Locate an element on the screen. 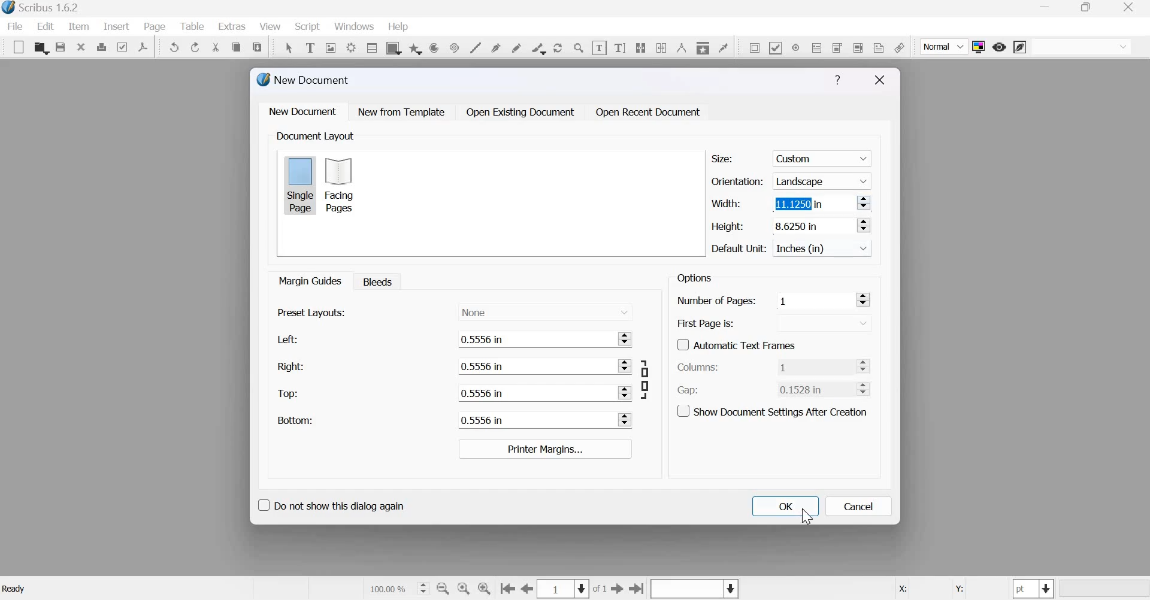 The image size is (1150, 600). line is located at coordinates (475, 47).